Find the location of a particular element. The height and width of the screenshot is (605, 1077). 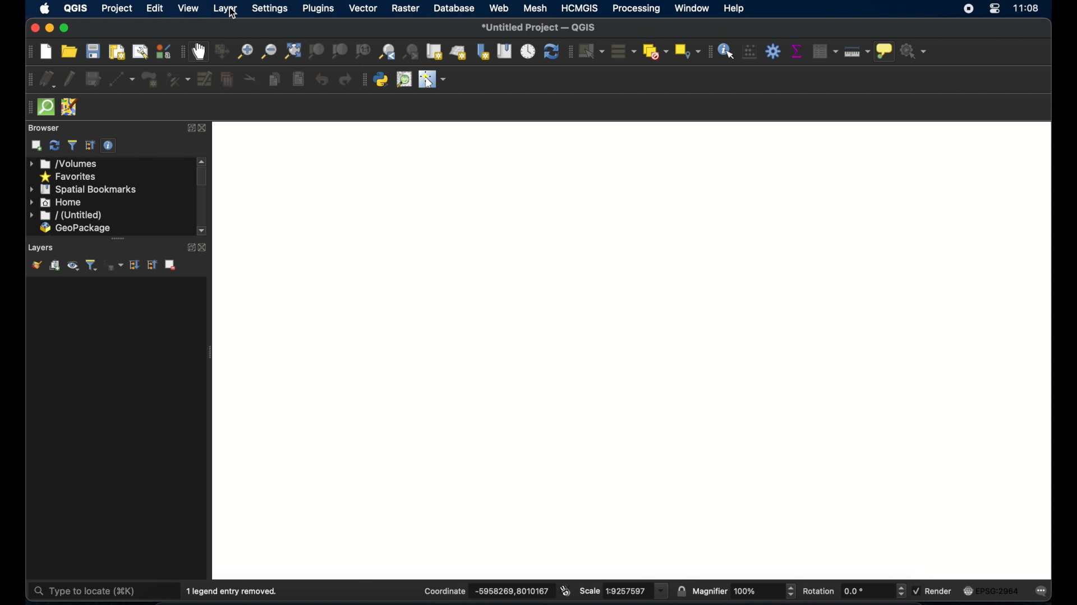

raster is located at coordinates (406, 9).